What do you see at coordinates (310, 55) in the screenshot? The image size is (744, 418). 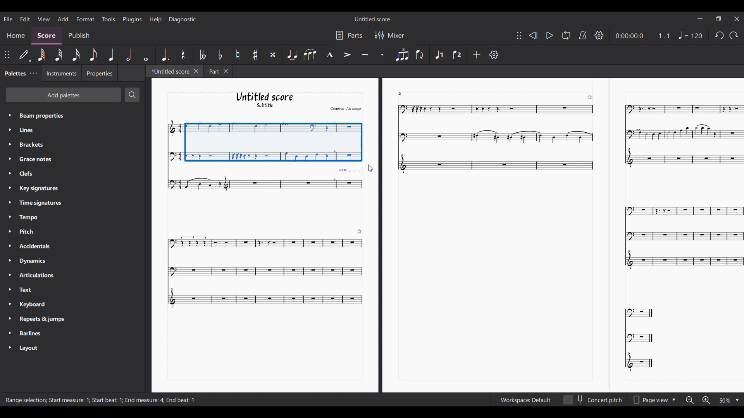 I see `Slur` at bounding box center [310, 55].